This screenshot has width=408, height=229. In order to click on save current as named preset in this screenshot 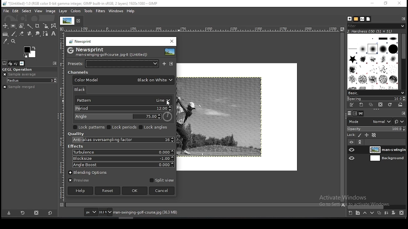, I will do `click(164, 63)`.